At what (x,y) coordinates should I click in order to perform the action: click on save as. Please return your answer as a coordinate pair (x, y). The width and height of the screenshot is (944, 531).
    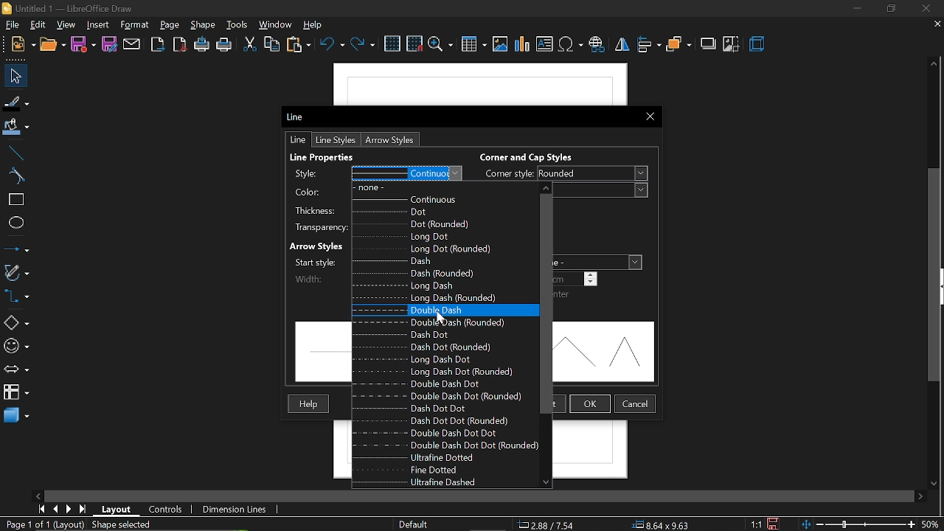
    Looking at the image, I should click on (109, 46).